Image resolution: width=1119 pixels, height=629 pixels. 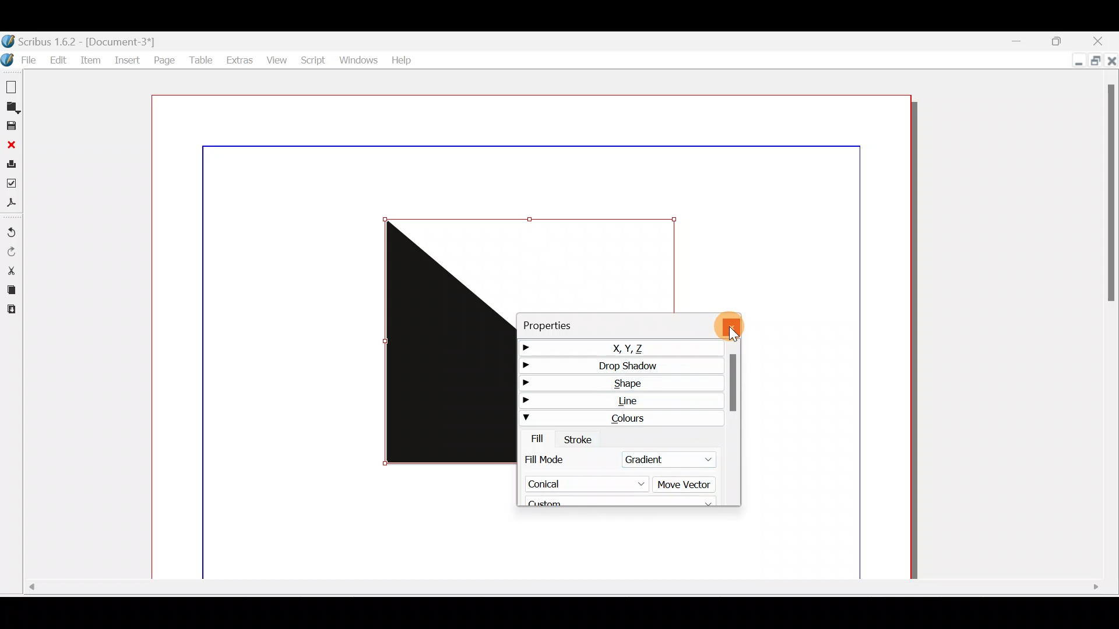 I want to click on Preflight verifier, so click(x=14, y=182).